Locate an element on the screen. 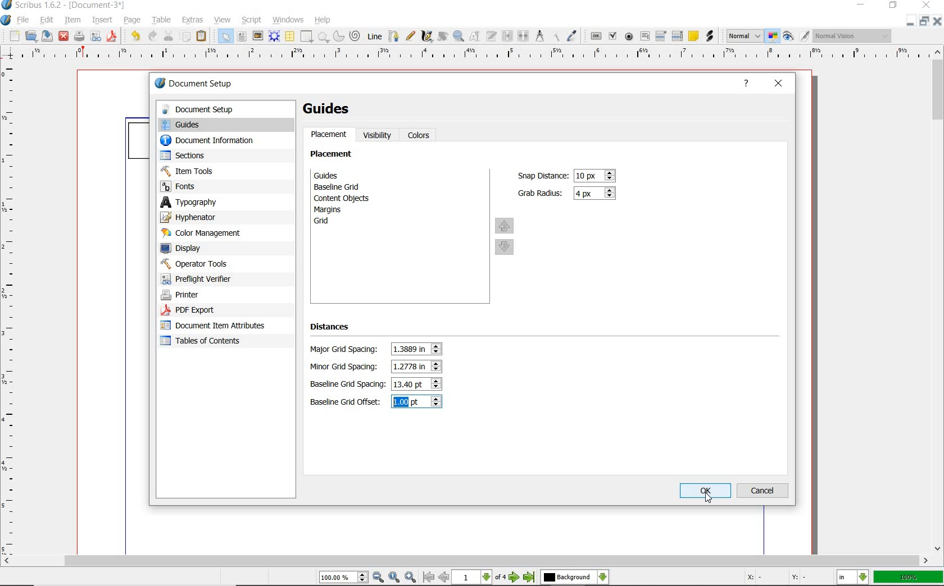  guides is located at coordinates (346, 175).